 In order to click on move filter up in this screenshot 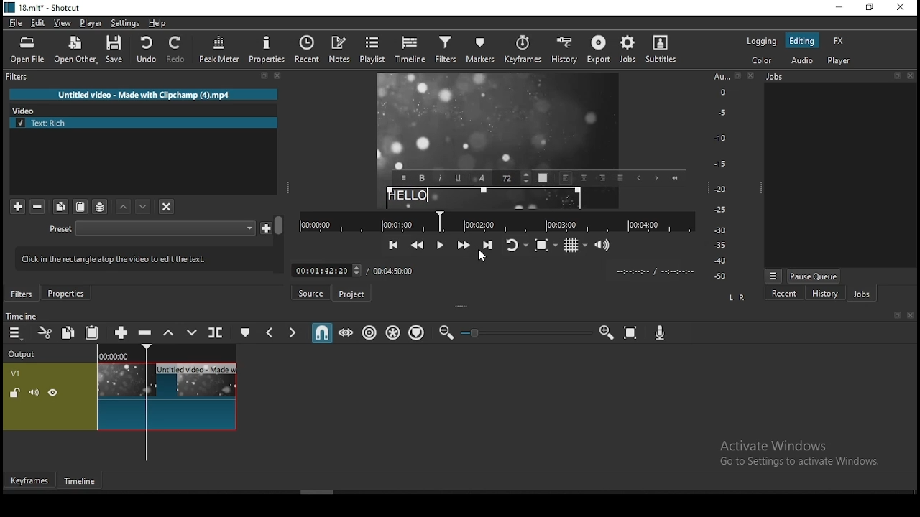, I will do `click(144, 206)`.